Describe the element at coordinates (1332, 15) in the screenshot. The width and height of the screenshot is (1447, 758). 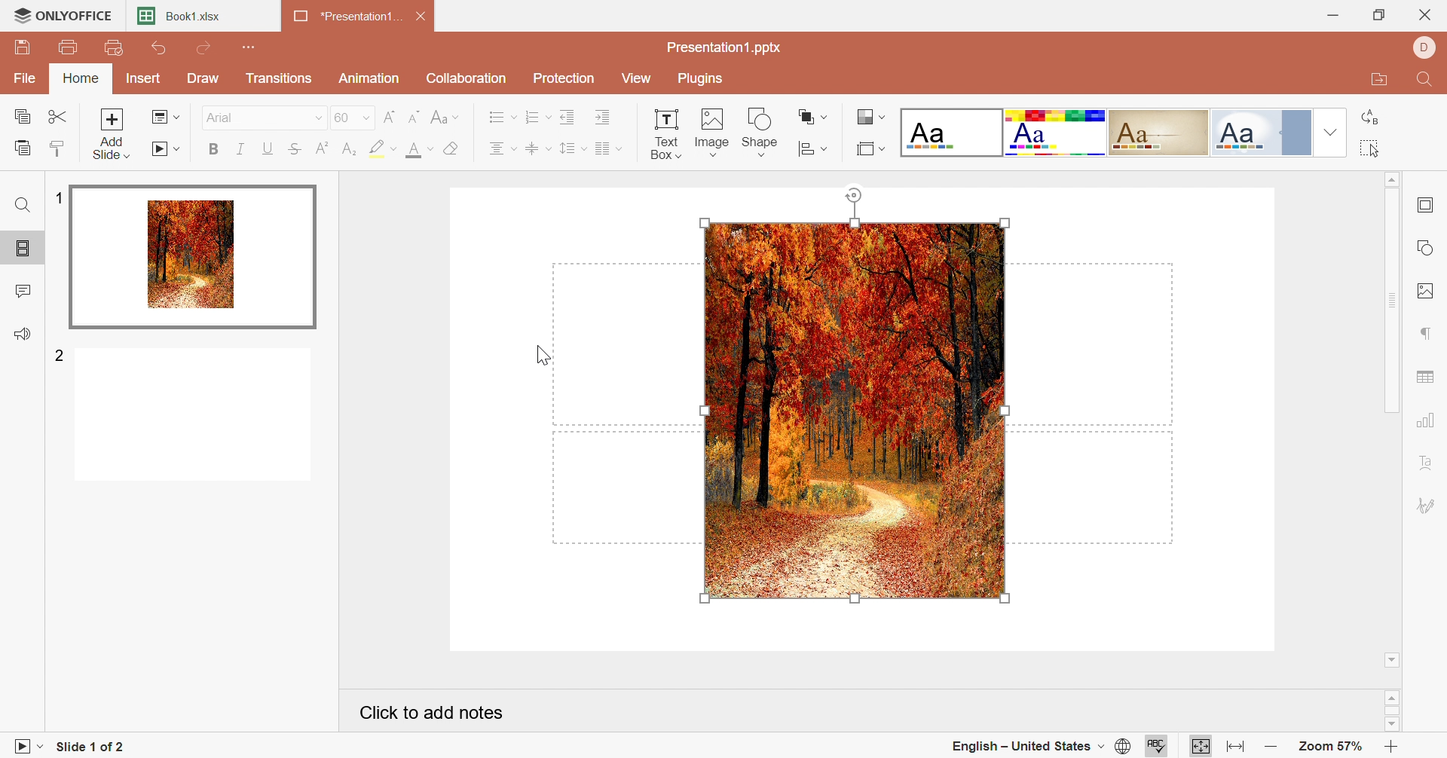
I see `Minimize` at that location.